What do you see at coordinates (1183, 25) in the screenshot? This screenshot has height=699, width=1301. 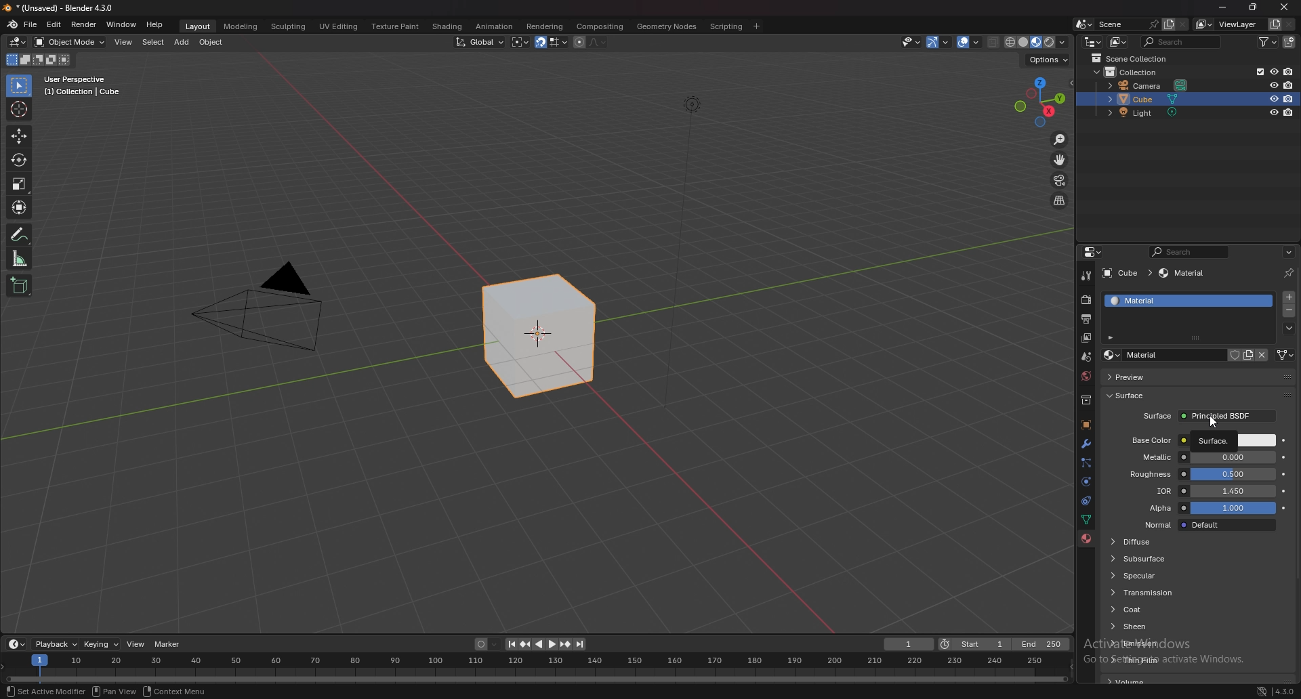 I see `delete scene` at bounding box center [1183, 25].